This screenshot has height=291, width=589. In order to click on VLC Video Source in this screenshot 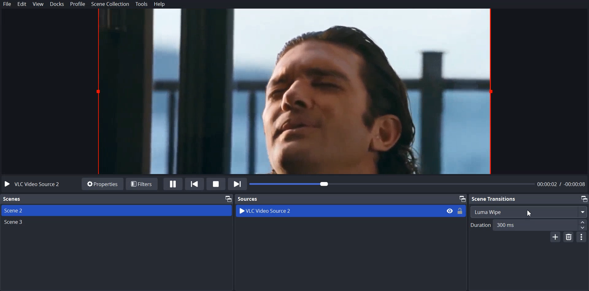, I will do `click(328, 211)`.